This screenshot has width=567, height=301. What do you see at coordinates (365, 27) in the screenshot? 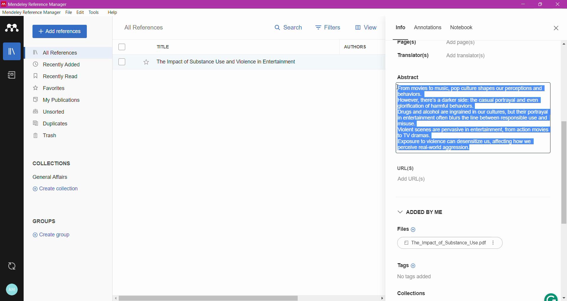
I see `View` at bounding box center [365, 27].